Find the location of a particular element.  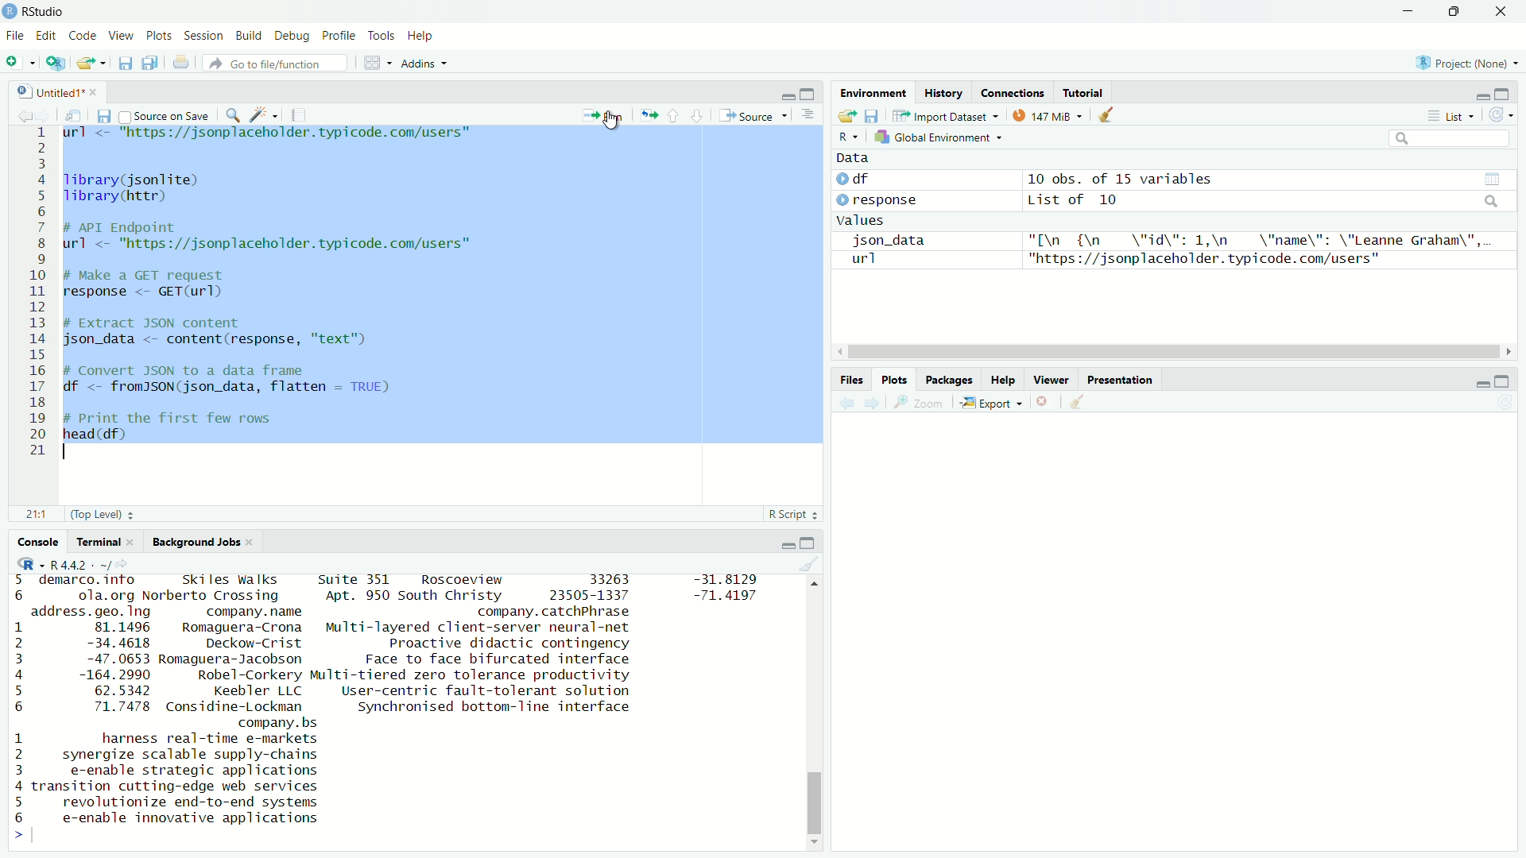

Session is located at coordinates (203, 36).